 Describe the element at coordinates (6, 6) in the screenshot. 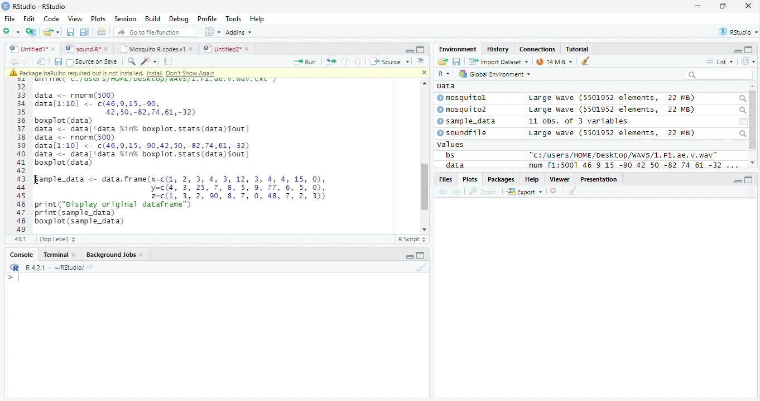

I see `Logo` at that location.